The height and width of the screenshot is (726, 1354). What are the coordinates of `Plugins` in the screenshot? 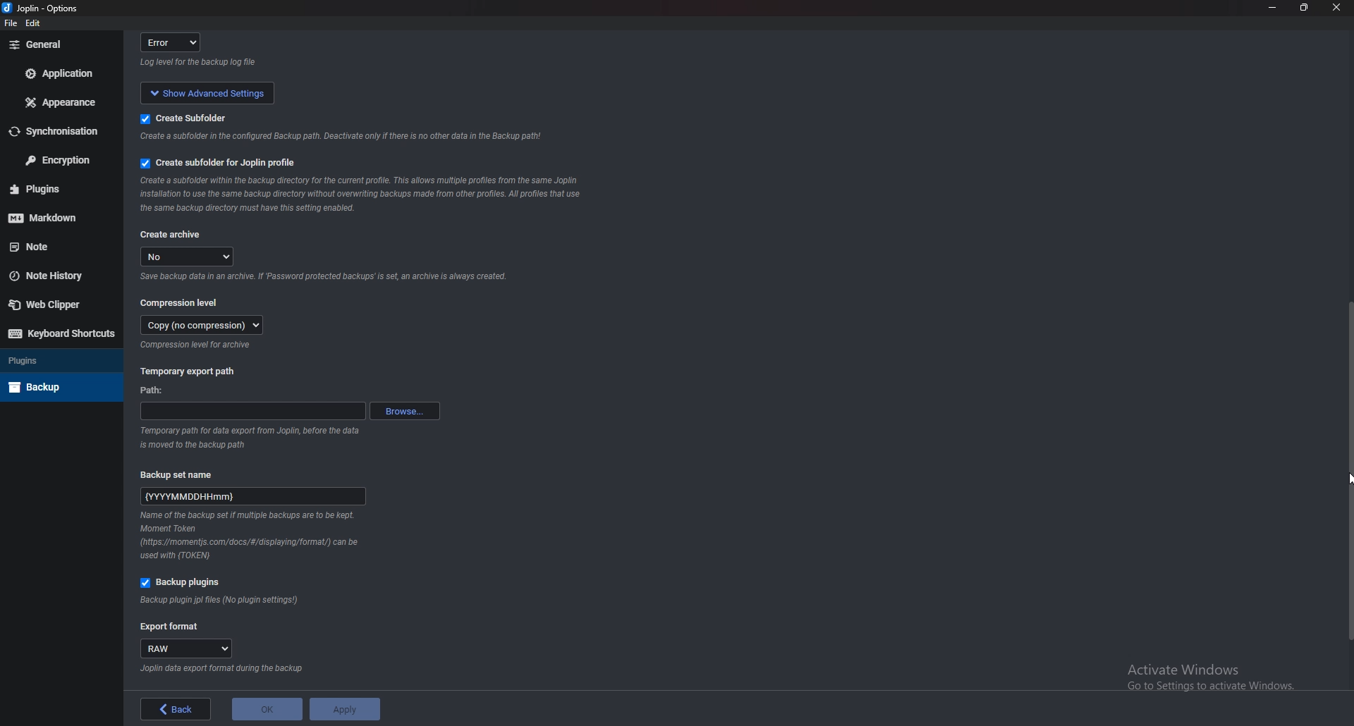 It's located at (58, 359).